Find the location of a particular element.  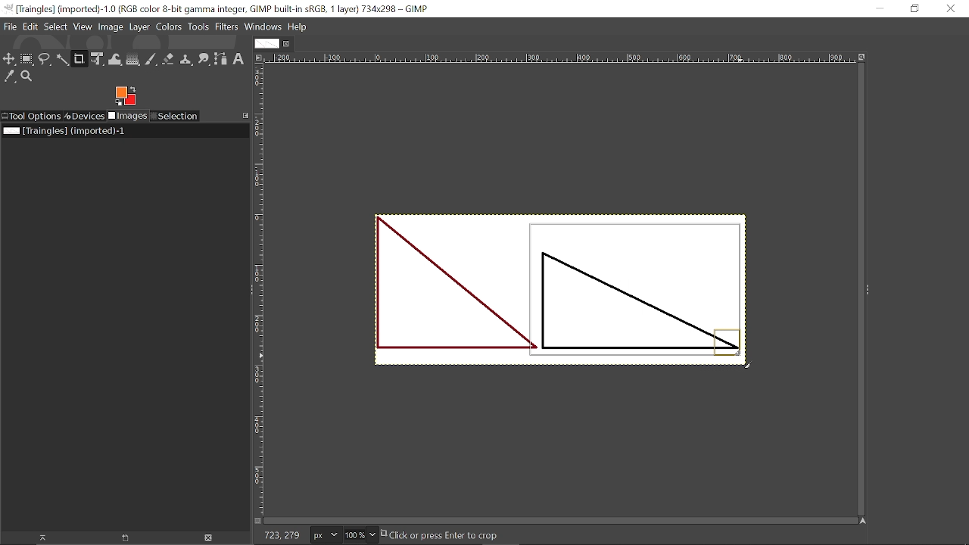

Raise this image display is located at coordinates (41, 537).